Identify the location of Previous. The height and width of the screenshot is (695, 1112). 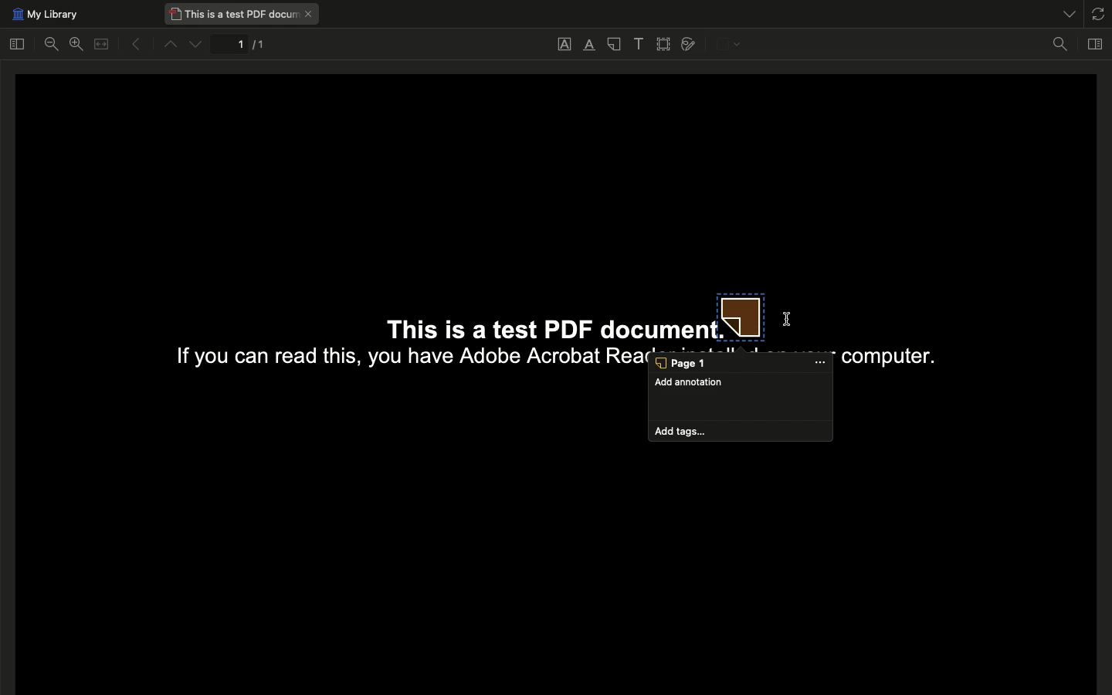
(131, 45).